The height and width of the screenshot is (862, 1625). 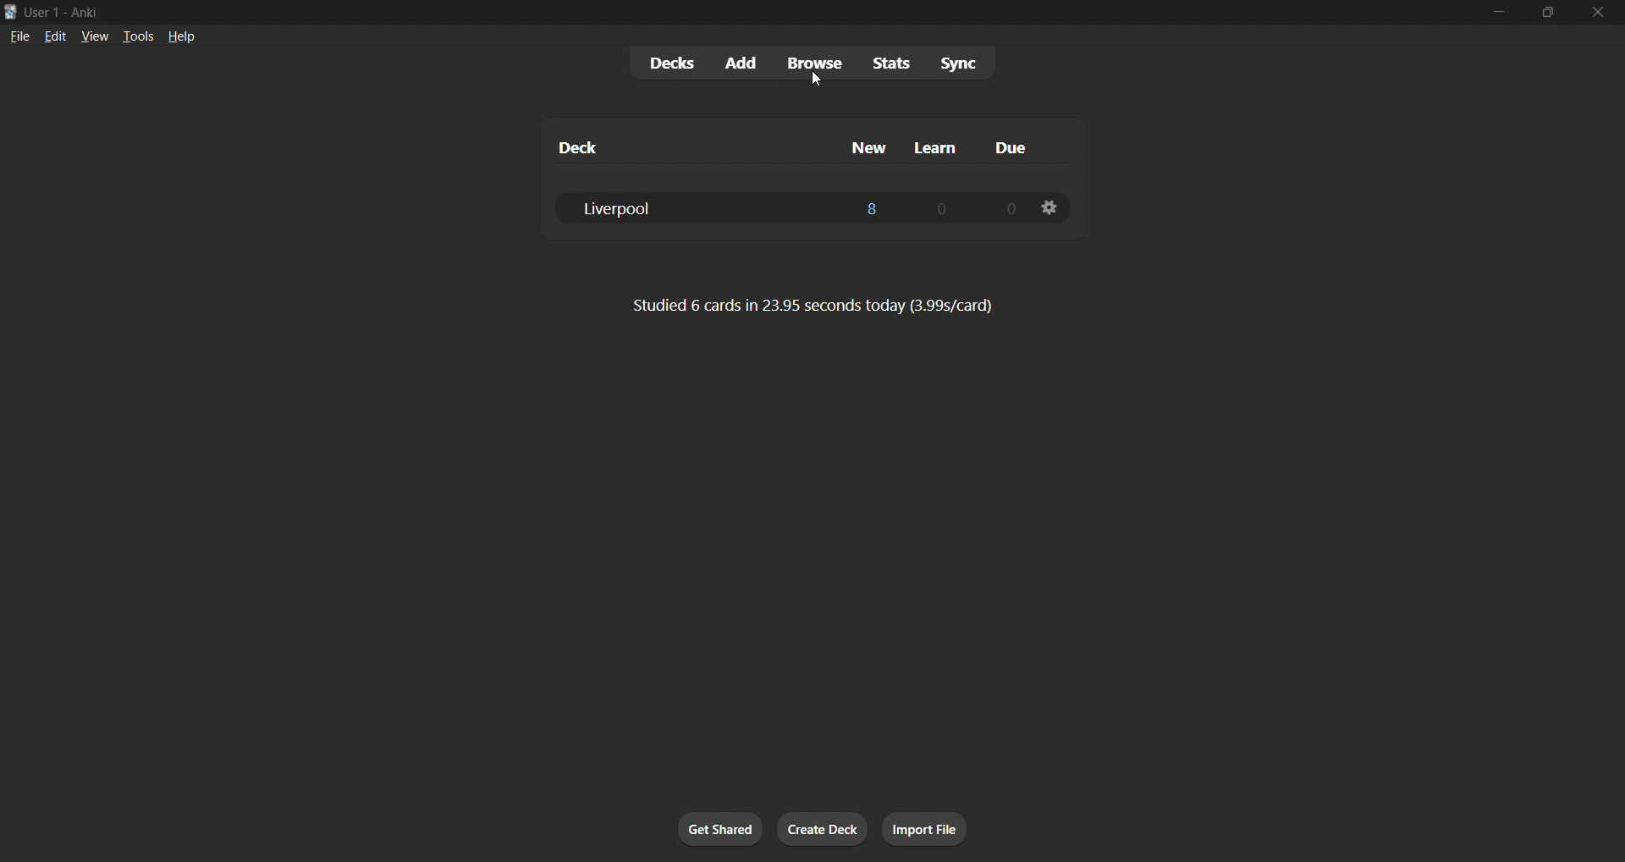 What do you see at coordinates (1058, 210) in the screenshot?
I see `deck settings` at bounding box center [1058, 210].